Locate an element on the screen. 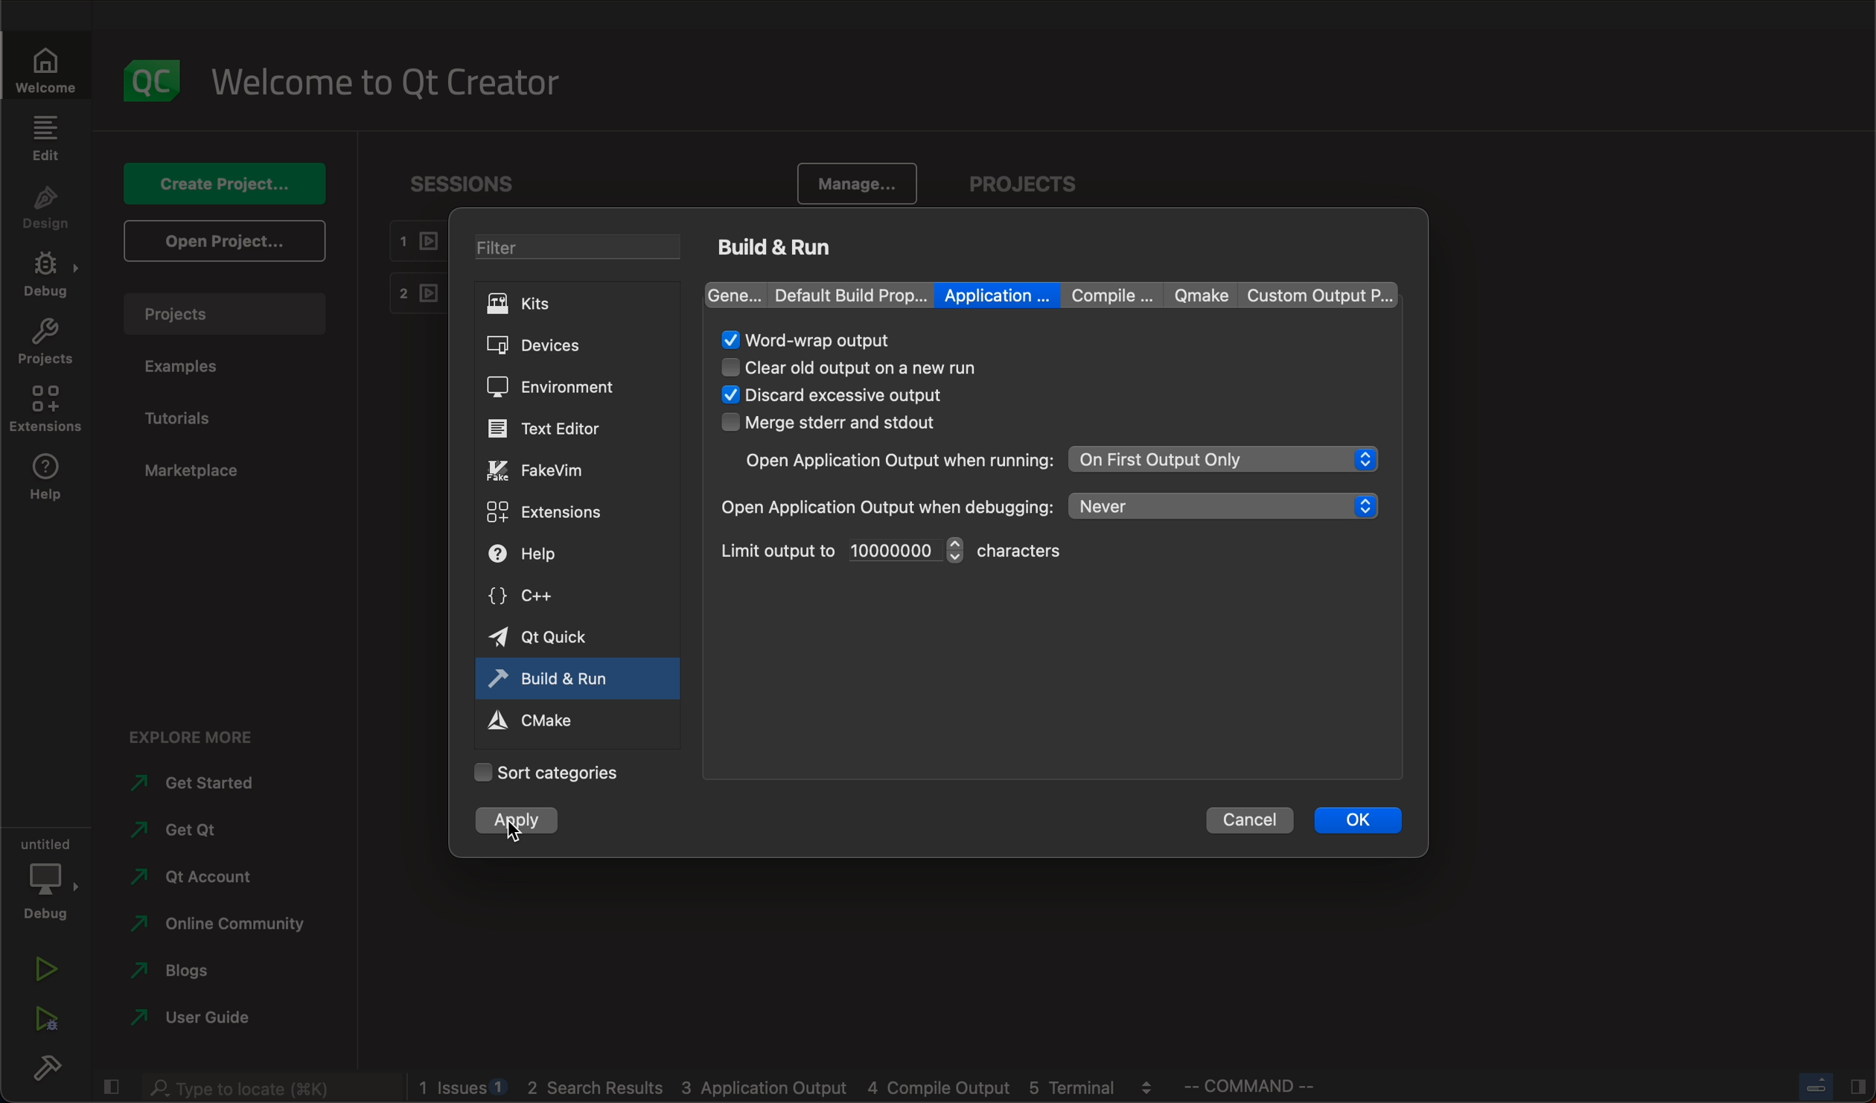 This screenshot has height=1103, width=1876. extensions is located at coordinates (562, 511).